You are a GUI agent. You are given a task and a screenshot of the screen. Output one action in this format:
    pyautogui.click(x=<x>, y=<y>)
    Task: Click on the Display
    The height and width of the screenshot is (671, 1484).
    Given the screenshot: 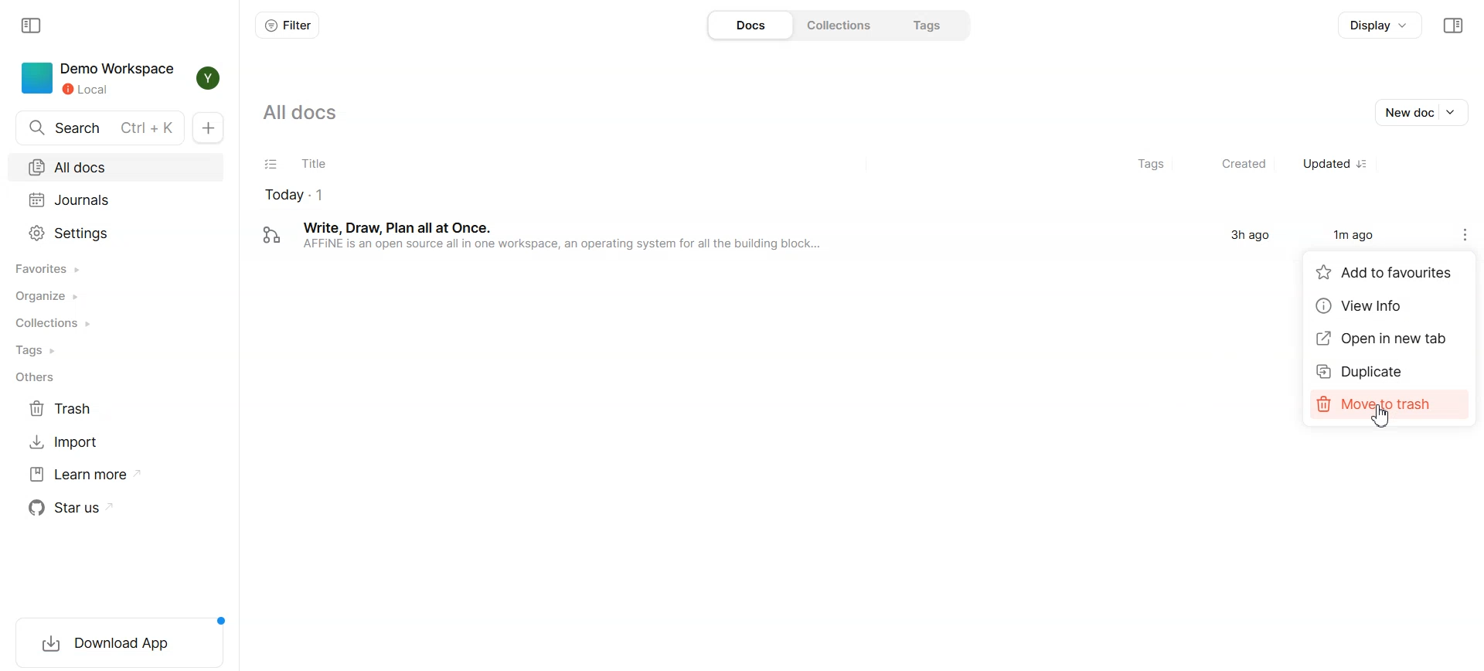 What is the action you would take?
    pyautogui.click(x=1381, y=25)
    